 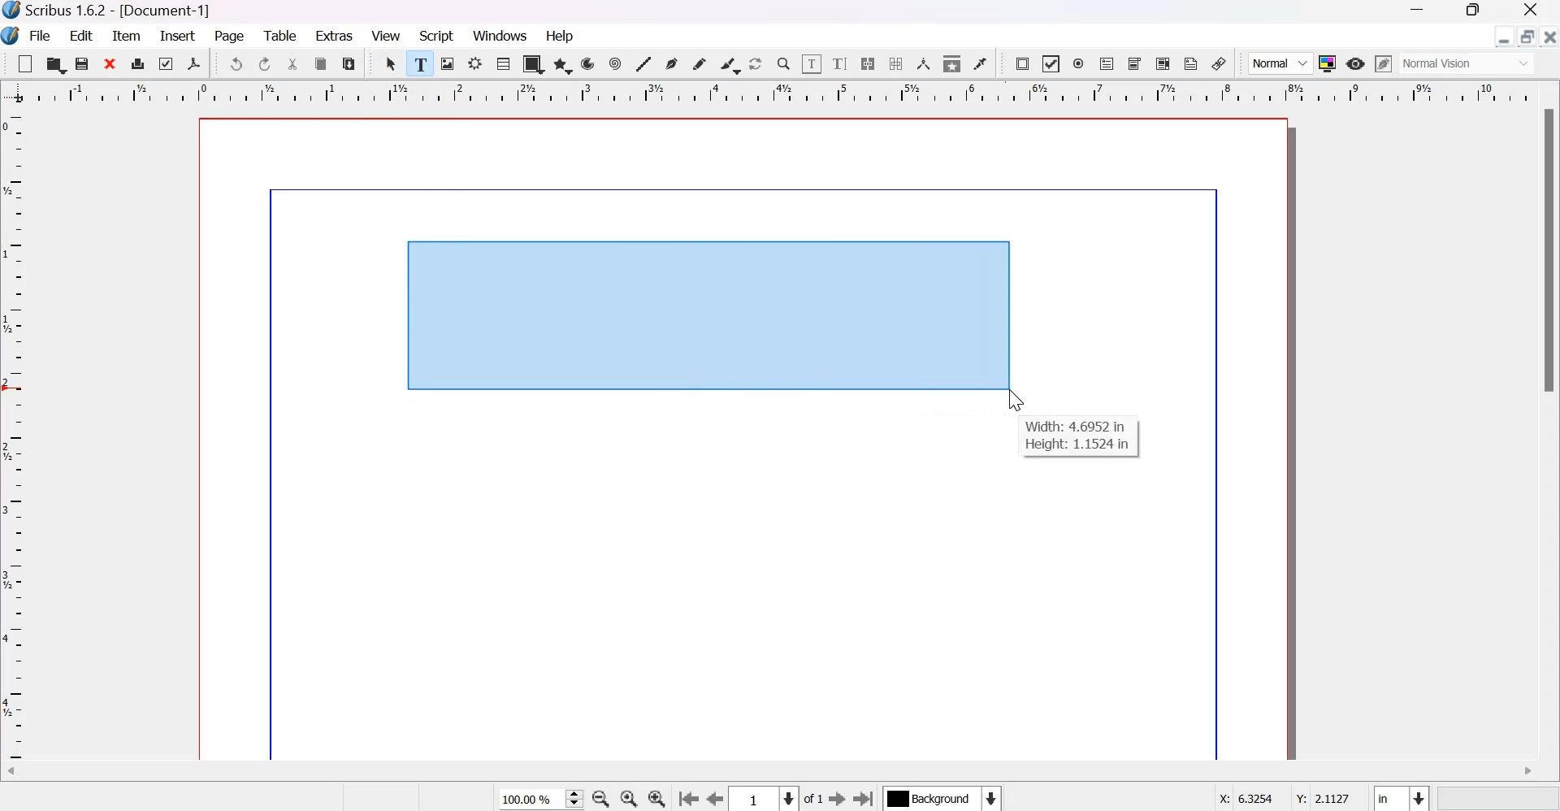 What do you see at coordinates (1527, 36) in the screenshot?
I see `maximize` at bounding box center [1527, 36].